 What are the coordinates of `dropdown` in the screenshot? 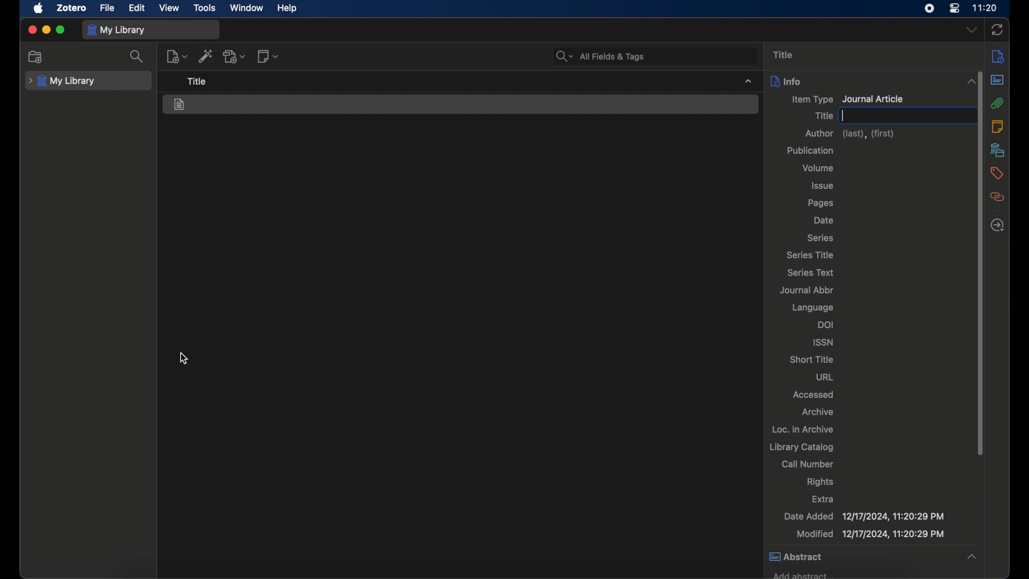 It's located at (748, 80).